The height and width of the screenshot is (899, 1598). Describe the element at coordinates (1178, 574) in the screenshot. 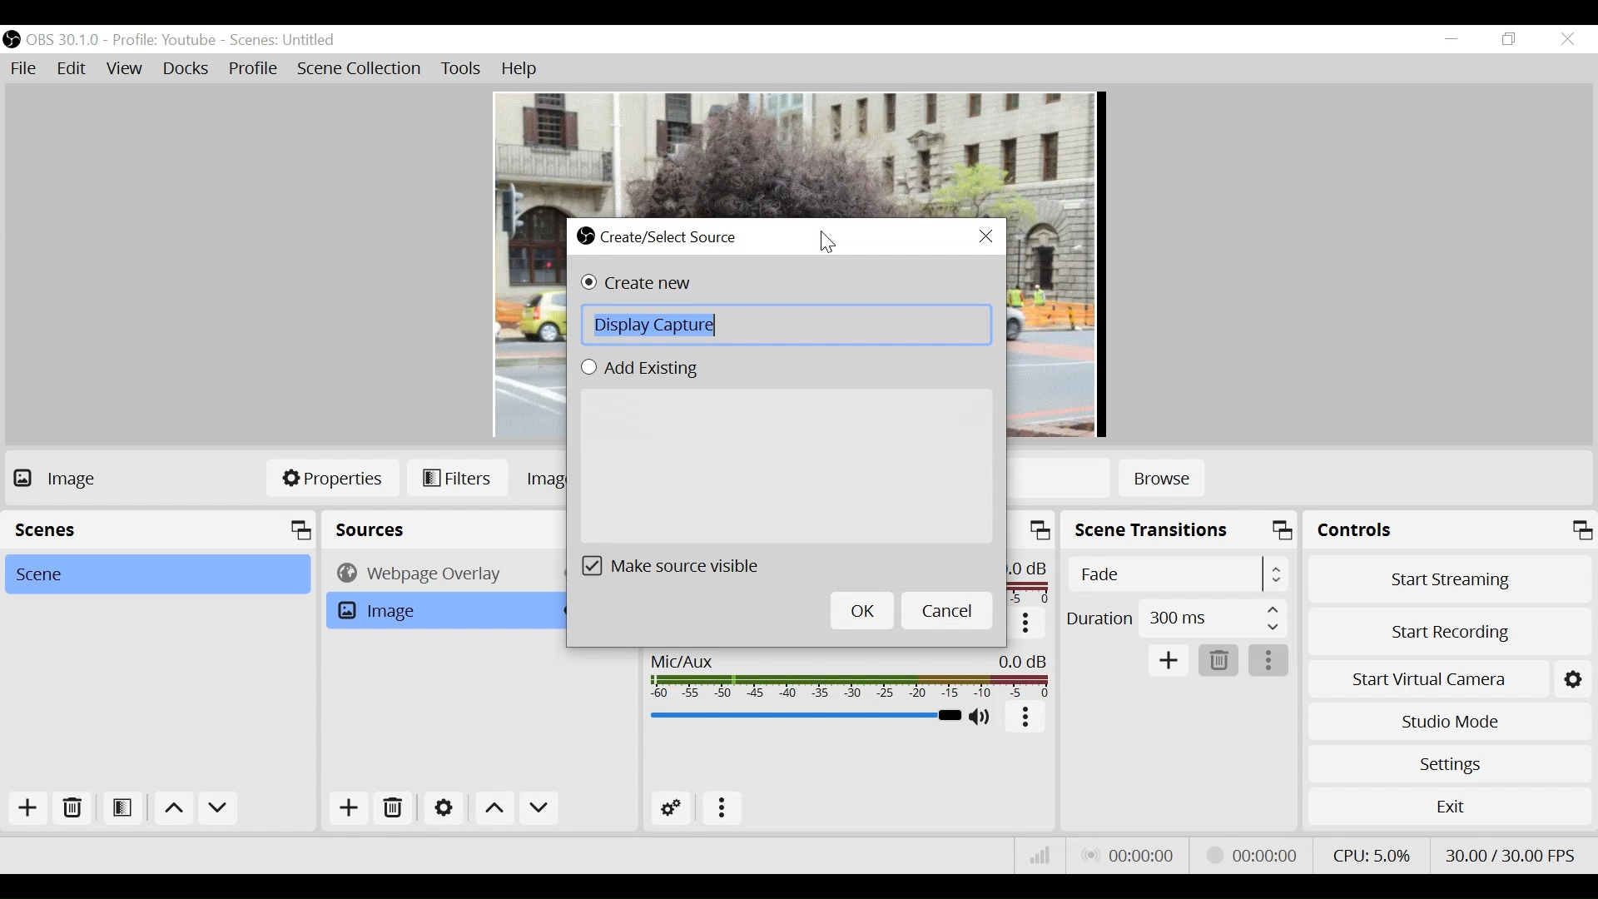

I see `Select Scene Transistion` at that location.